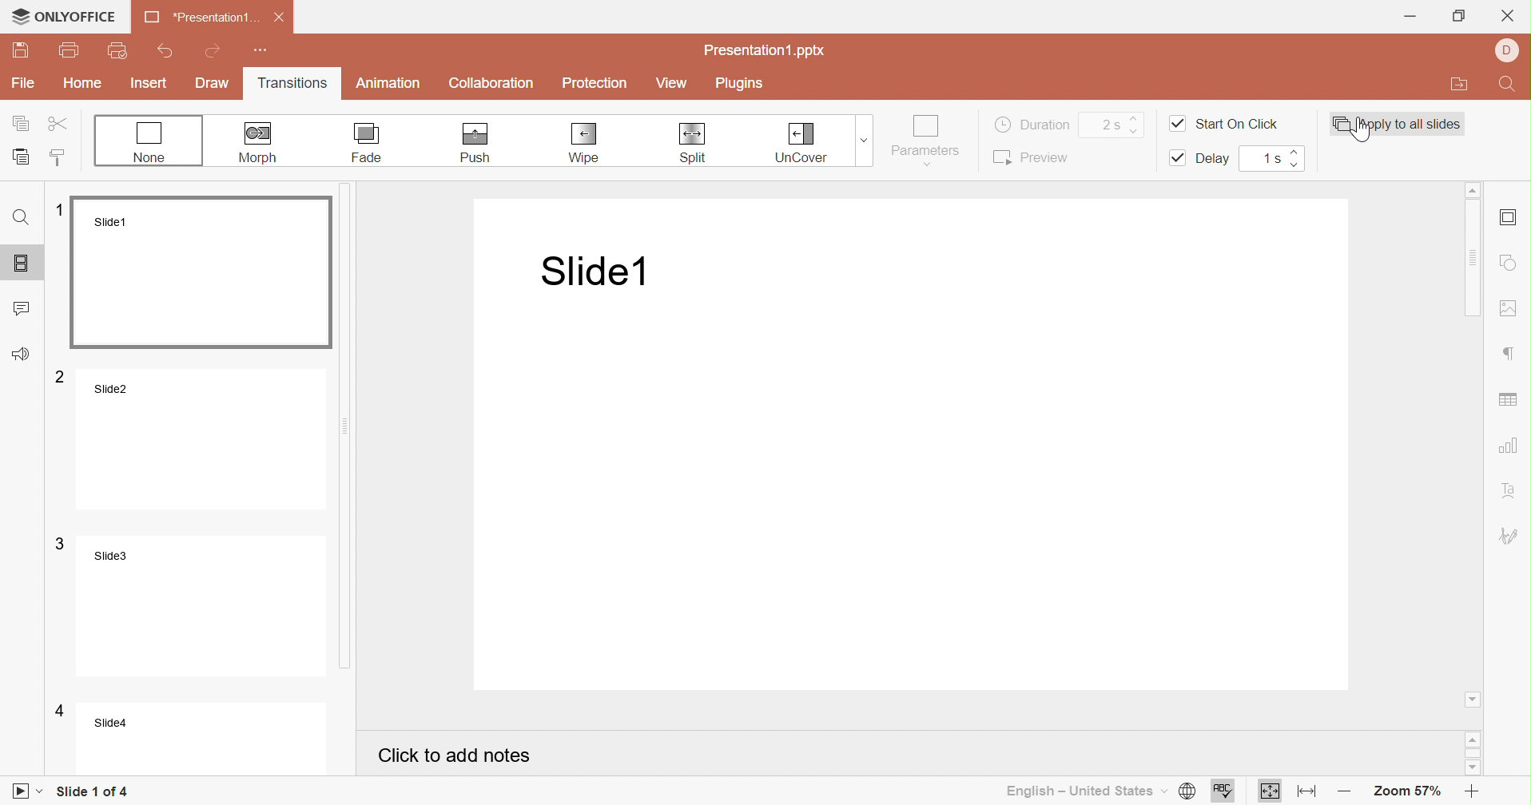  Describe the element at coordinates (199, 18) in the screenshot. I see `*Presentation1 ...` at that location.